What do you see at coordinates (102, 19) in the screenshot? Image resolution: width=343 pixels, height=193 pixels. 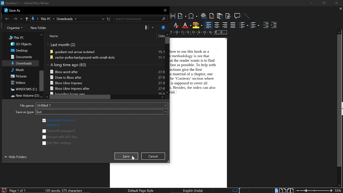 I see `recent location` at bounding box center [102, 19].